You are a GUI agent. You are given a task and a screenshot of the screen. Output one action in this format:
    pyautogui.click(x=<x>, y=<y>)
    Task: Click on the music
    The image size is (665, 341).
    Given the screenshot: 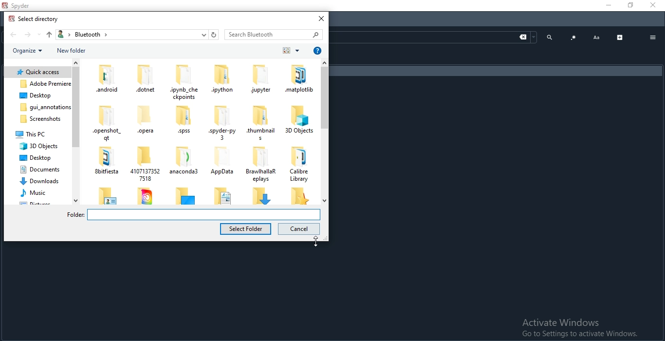 What is the action you would take?
    pyautogui.click(x=39, y=193)
    